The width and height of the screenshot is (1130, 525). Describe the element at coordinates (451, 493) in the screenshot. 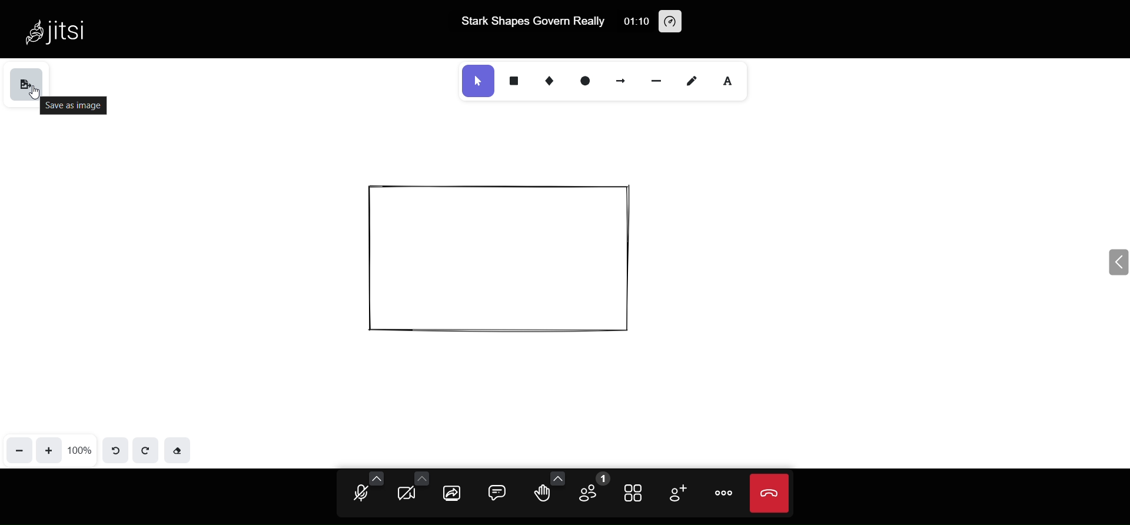

I see `share screen` at that location.